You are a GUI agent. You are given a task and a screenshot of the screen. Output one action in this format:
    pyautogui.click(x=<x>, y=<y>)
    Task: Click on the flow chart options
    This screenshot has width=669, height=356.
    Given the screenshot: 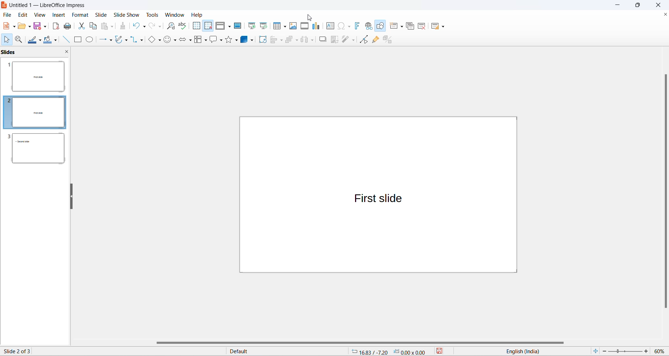 What is the action you would take?
    pyautogui.click(x=204, y=40)
    